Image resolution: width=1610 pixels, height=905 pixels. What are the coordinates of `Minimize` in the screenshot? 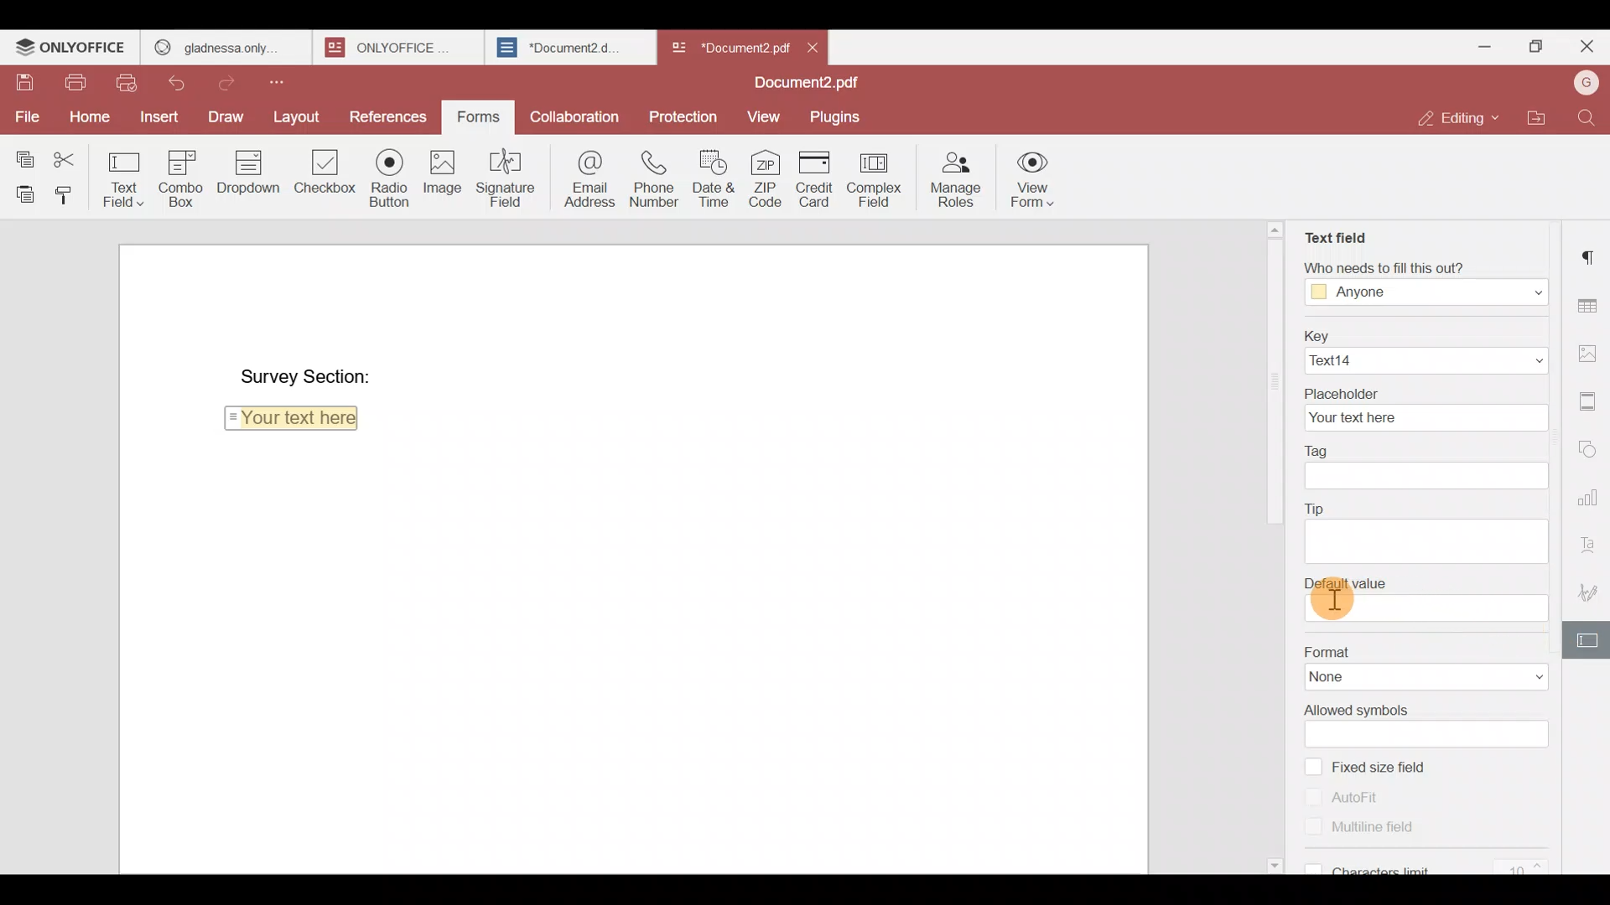 It's located at (1490, 47).